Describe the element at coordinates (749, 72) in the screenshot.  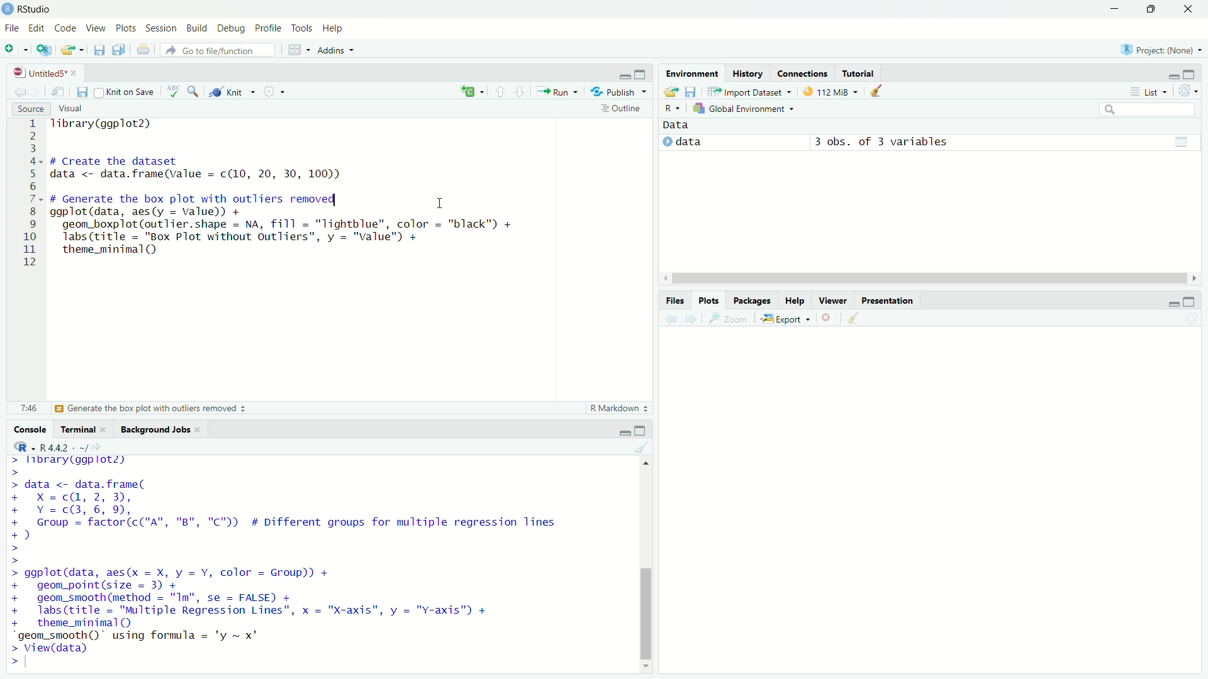
I see `History` at that location.